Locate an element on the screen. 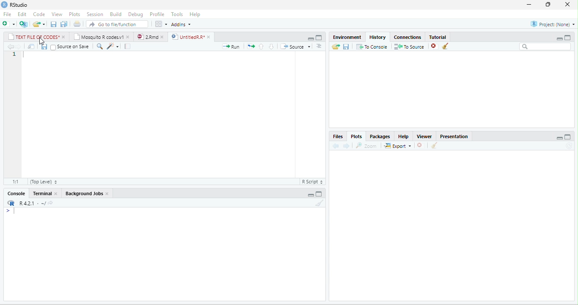 The height and width of the screenshot is (305, 578). Run is located at coordinates (231, 46).